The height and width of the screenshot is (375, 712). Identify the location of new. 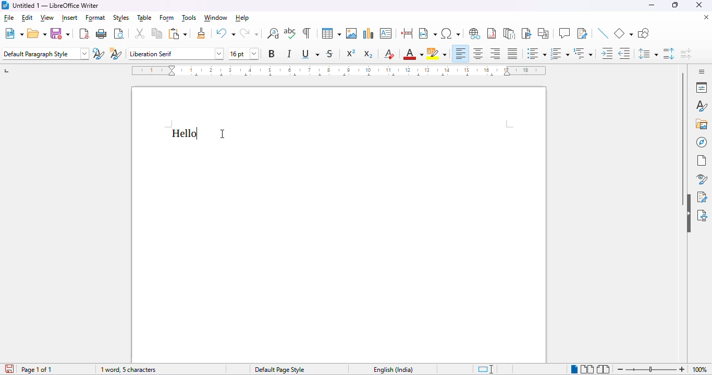
(14, 33).